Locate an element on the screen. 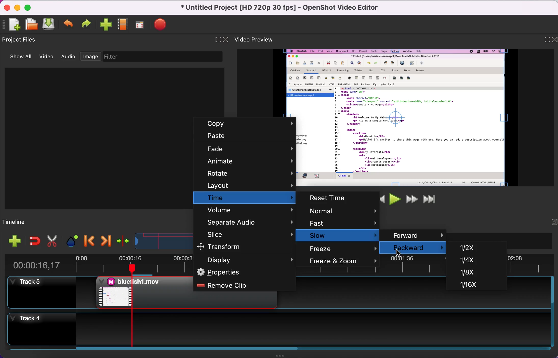 The height and width of the screenshot is (358, 558). next marker is located at coordinates (104, 240).